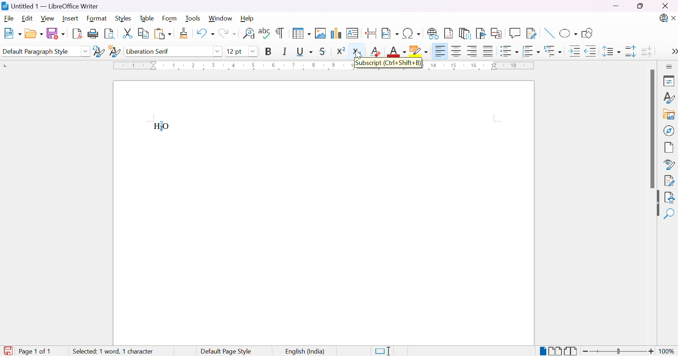  Describe the element at coordinates (617, 6) in the screenshot. I see `Minimize` at that location.